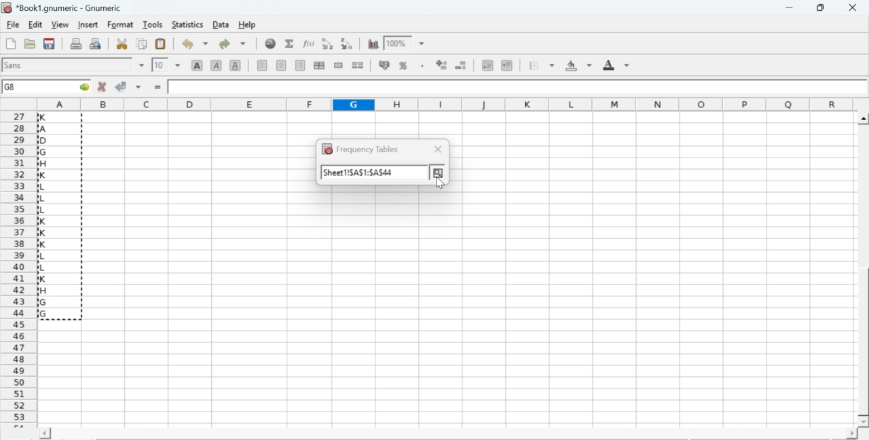 The width and height of the screenshot is (869, 440). I want to click on application name, so click(64, 6).